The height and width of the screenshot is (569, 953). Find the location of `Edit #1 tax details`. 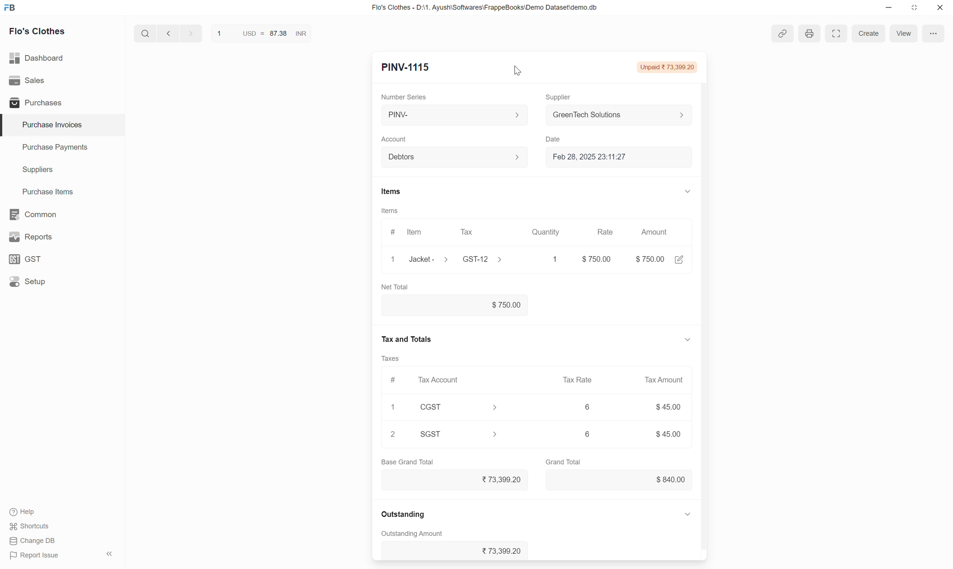

Edit #1 tax details is located at coordinates (495, 408).